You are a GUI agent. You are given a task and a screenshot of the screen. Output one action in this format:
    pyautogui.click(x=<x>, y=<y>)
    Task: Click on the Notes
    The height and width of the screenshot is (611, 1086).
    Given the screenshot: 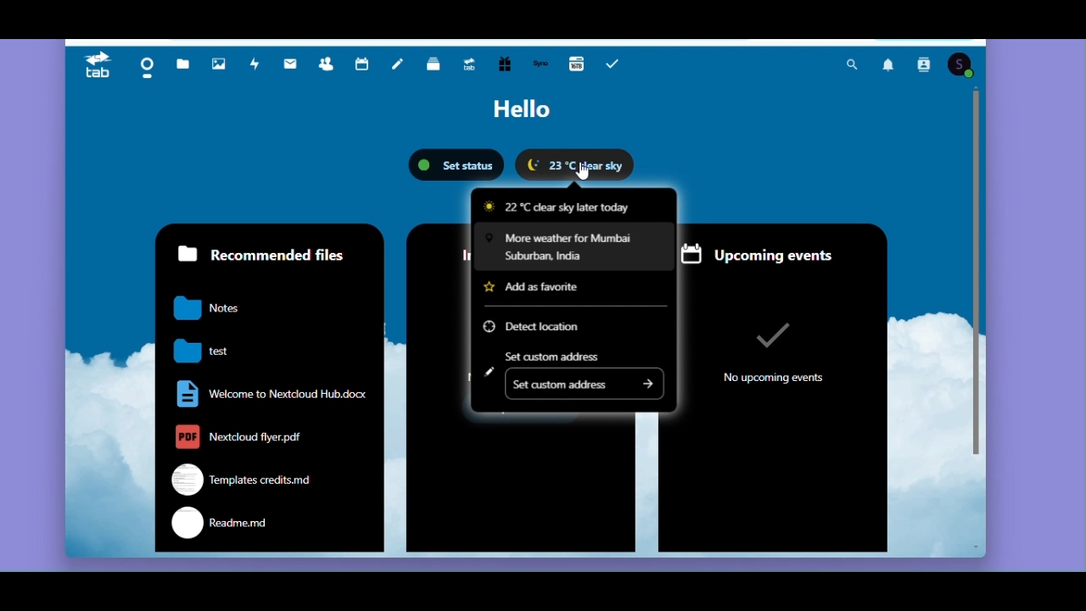 What is the action you would take?
    pyautogui.click(x=400, y=65)
    